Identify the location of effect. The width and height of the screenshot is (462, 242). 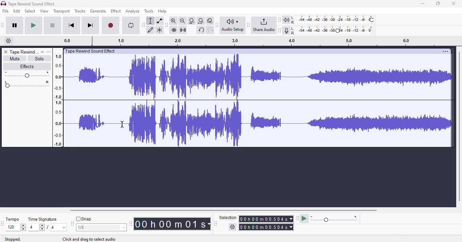
(116, 11).